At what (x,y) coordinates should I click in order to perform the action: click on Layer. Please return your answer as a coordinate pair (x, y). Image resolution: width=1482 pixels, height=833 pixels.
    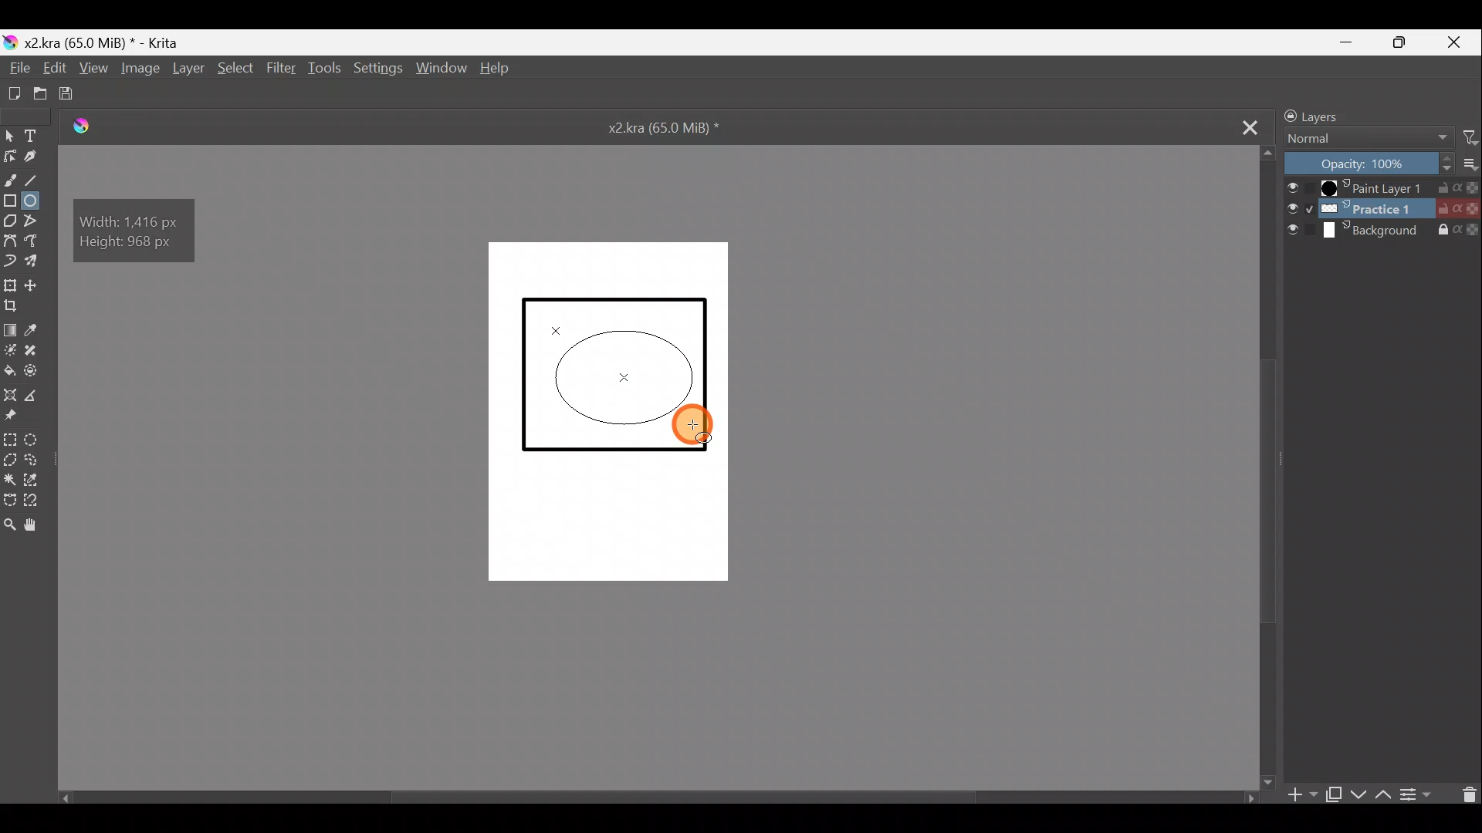
    Looking at the image, I should click on (189, 72).